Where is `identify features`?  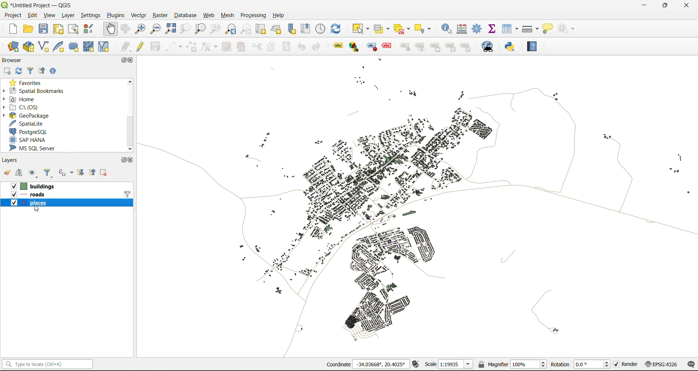
identify features is located at coordinates (449, 28).